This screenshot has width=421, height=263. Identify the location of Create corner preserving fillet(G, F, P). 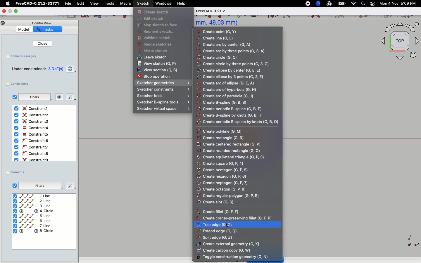
(236, 218).